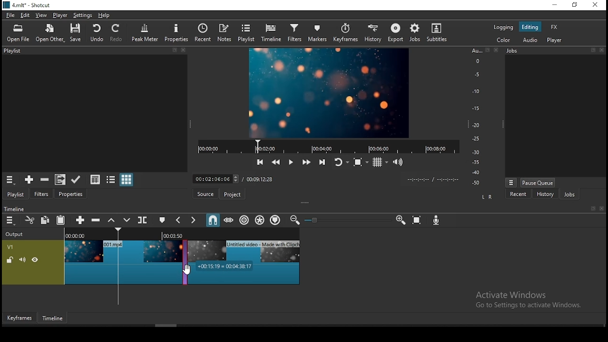 Image resolution: width=608 pixels, height=342 pixels. Describe the element at coordinates (590, 209) in the screenshot. I see `bookmark` at that location.